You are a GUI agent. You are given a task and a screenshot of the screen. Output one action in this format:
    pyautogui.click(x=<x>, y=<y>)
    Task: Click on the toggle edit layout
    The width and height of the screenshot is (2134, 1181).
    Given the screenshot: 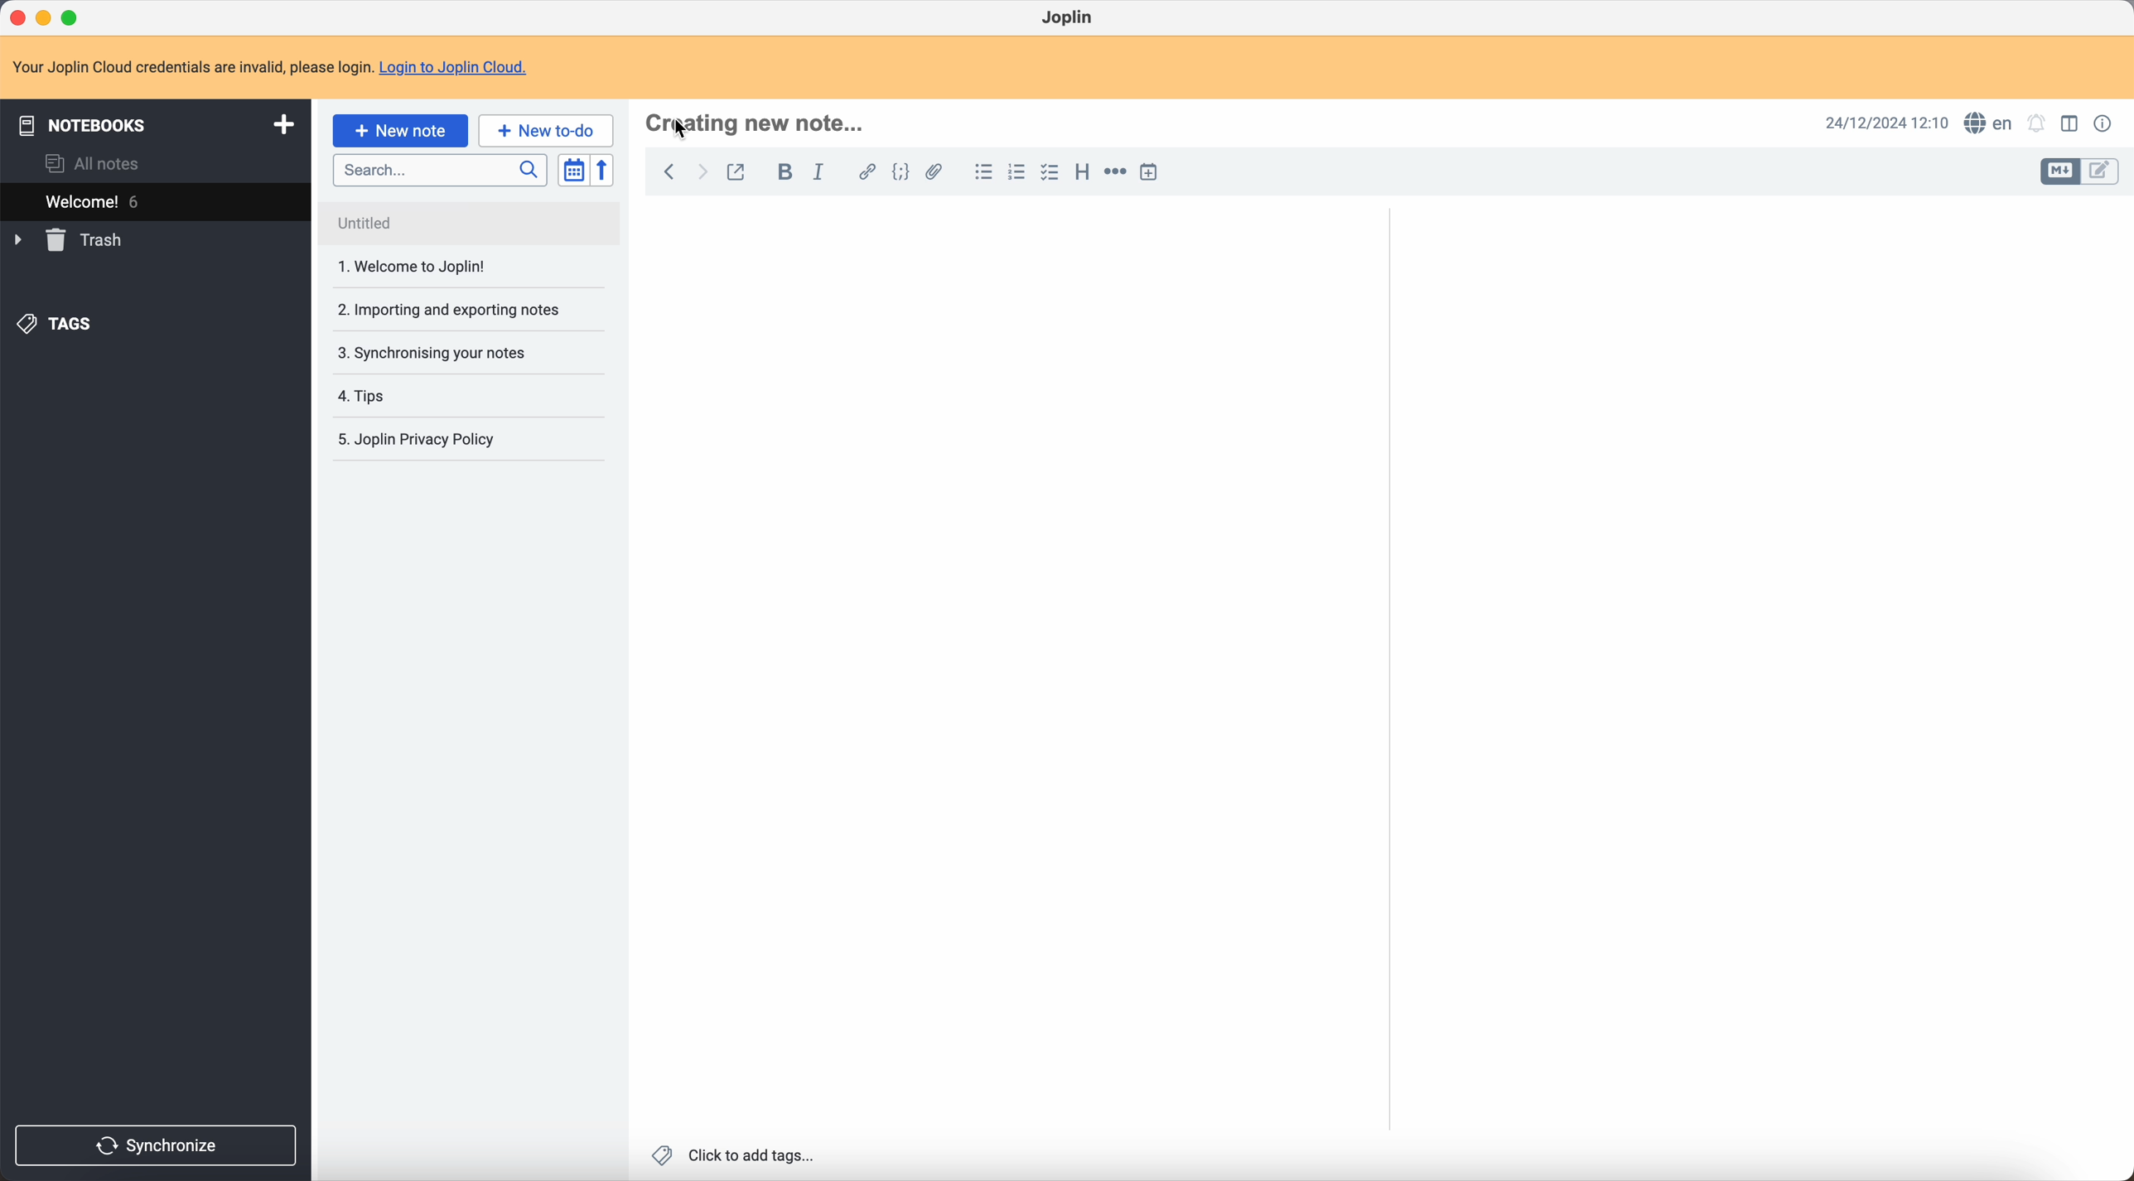 What is the action you would take?
    pyautogui.click(x=2059, y=172)
    